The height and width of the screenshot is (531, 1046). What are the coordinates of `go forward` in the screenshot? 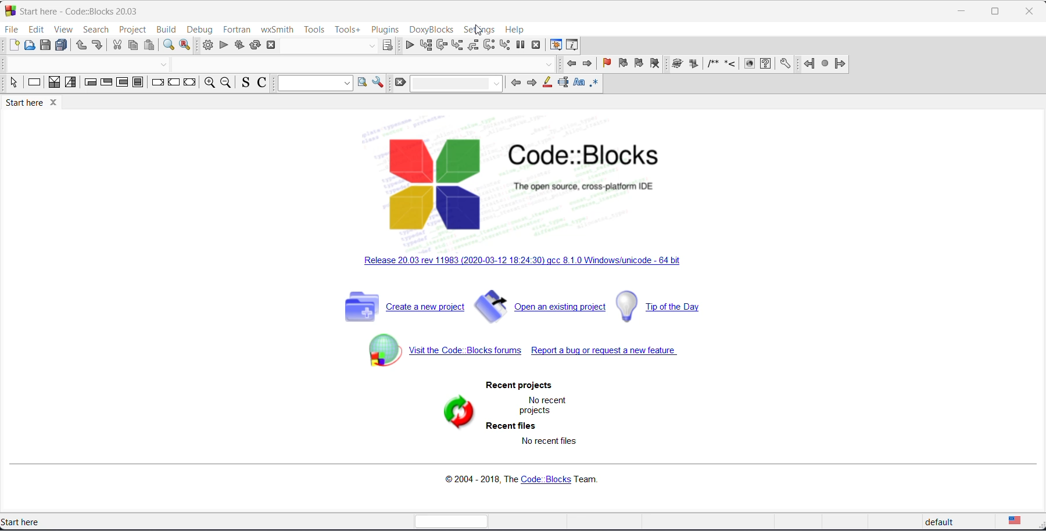 It's located at (589, 64).